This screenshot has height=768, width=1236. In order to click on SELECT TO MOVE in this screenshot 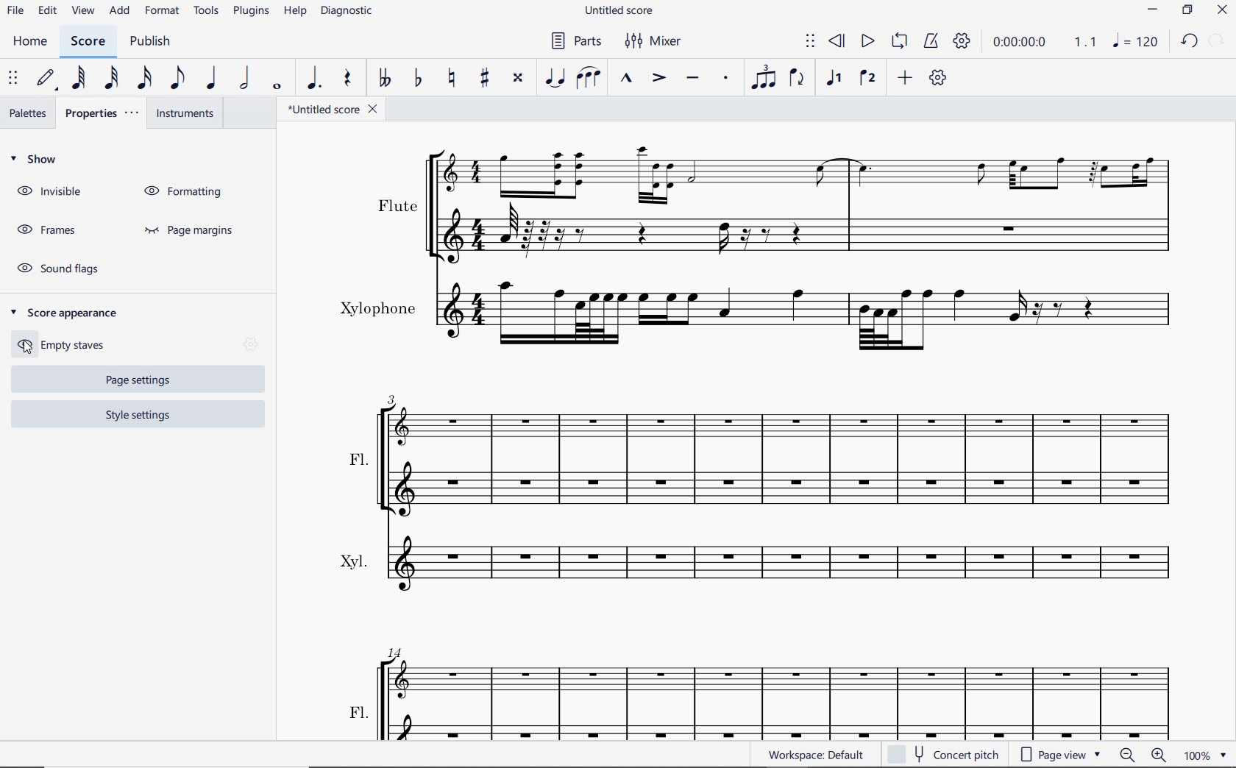, I will do `click(13, 79)`.